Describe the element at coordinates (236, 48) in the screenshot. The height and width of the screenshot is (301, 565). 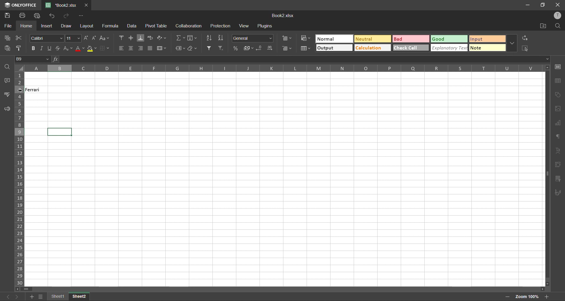
I see `percent` at that location.